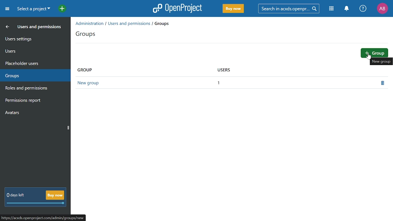  I want to click on Modules, so click(332, 8).